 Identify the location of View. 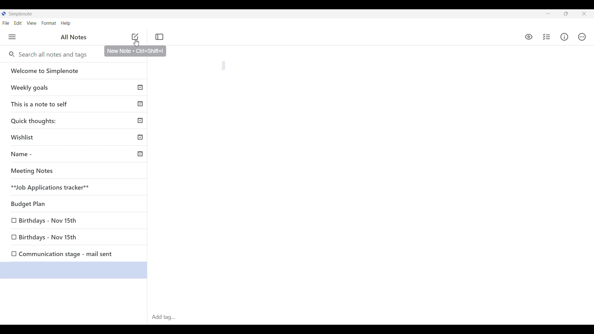
(32, 23).